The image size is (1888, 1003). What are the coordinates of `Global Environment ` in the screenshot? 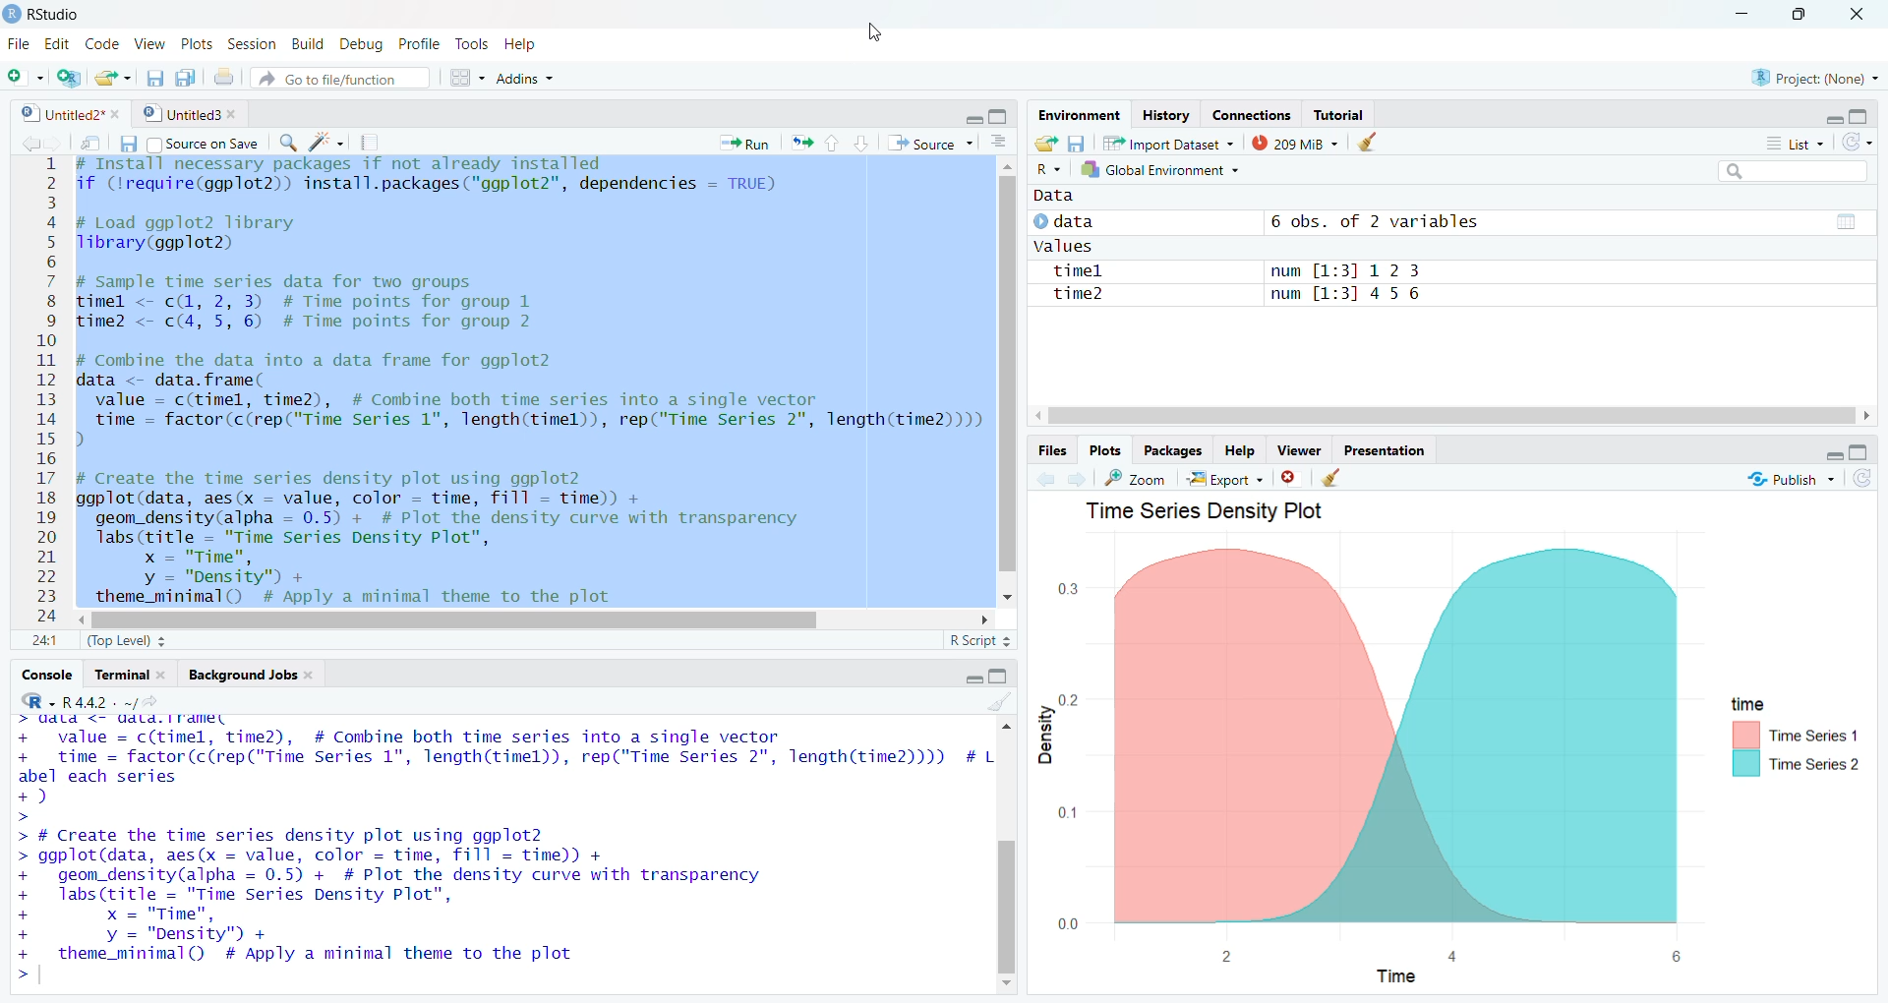 It's located at (1161, 170).